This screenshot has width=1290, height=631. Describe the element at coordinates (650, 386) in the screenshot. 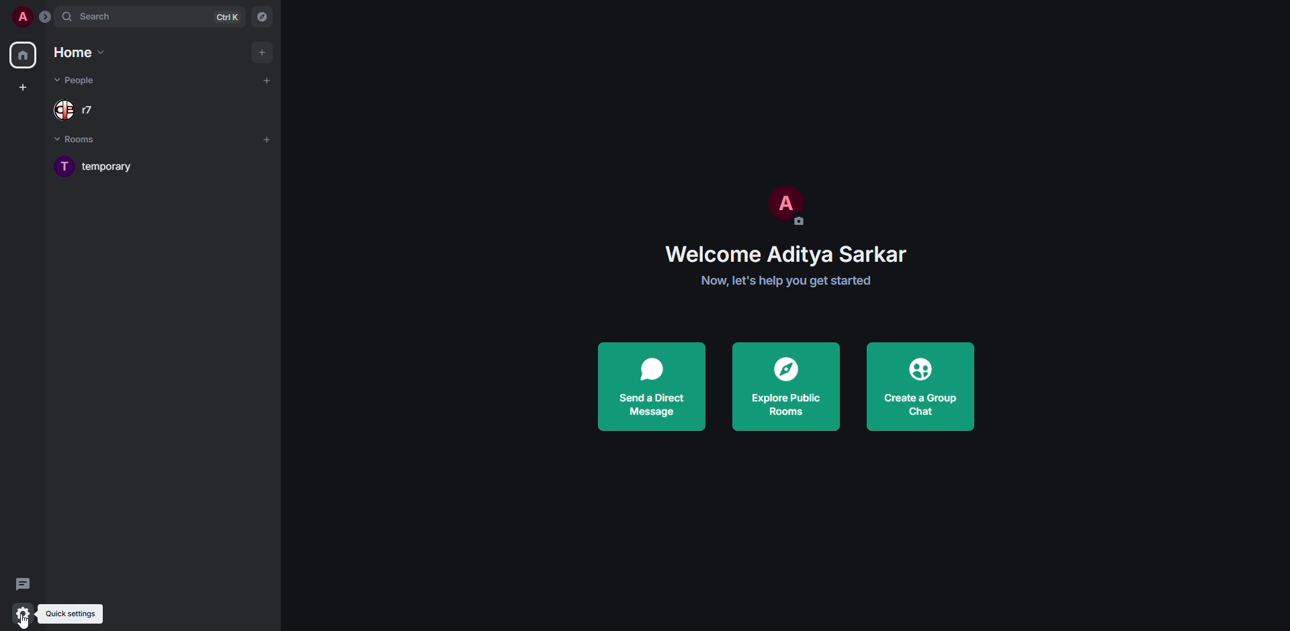

I see `send a direct message` at that location.